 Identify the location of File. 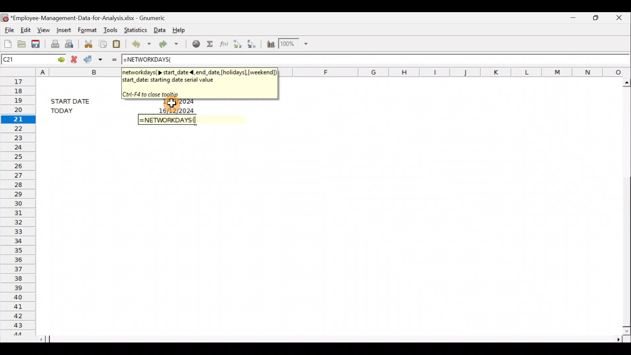
(8, 29).